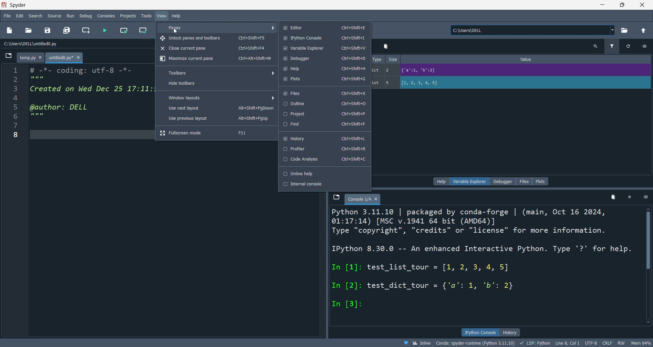 The image size is (653, 347). Describe the element at coordinates (107, 15) in the screenshot. I see `consoles` at that location.